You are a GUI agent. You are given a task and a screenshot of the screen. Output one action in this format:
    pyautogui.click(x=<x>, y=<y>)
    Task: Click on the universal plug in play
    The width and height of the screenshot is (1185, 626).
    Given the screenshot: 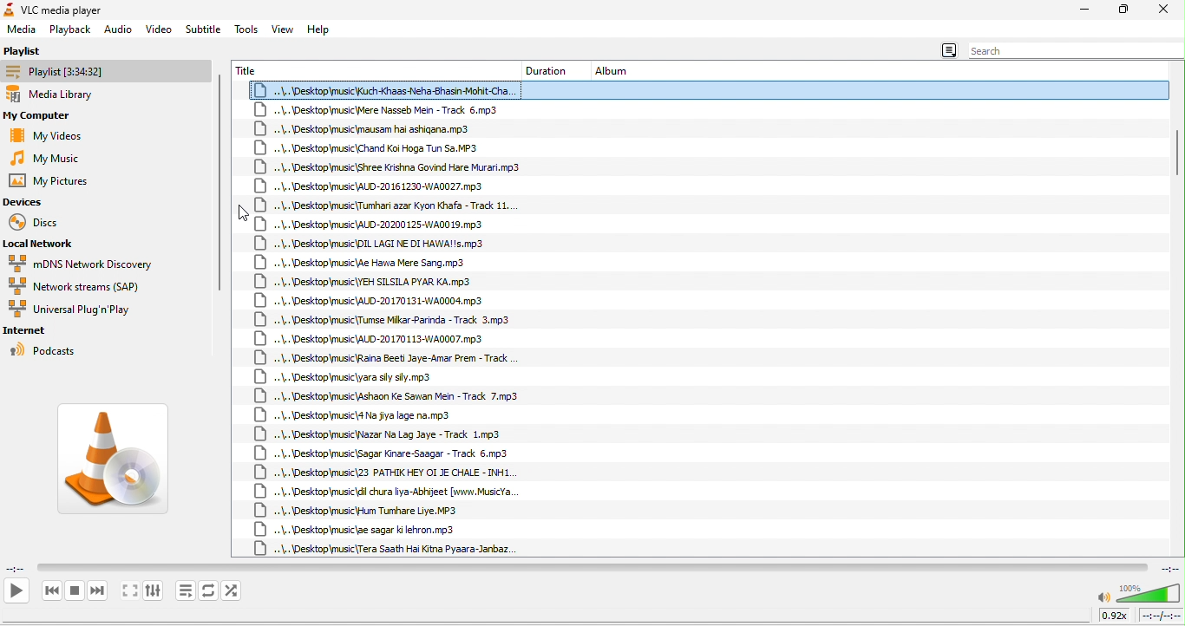 What is the action you would take?
    pyautogui.click(x=77, y=310)
    